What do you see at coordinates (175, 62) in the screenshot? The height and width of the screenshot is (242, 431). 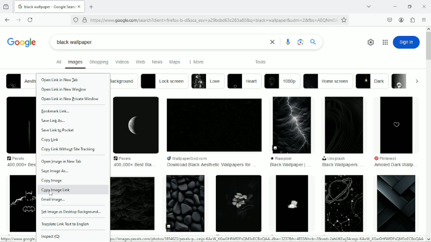 I see `maps` at bounding box center [175, 62].